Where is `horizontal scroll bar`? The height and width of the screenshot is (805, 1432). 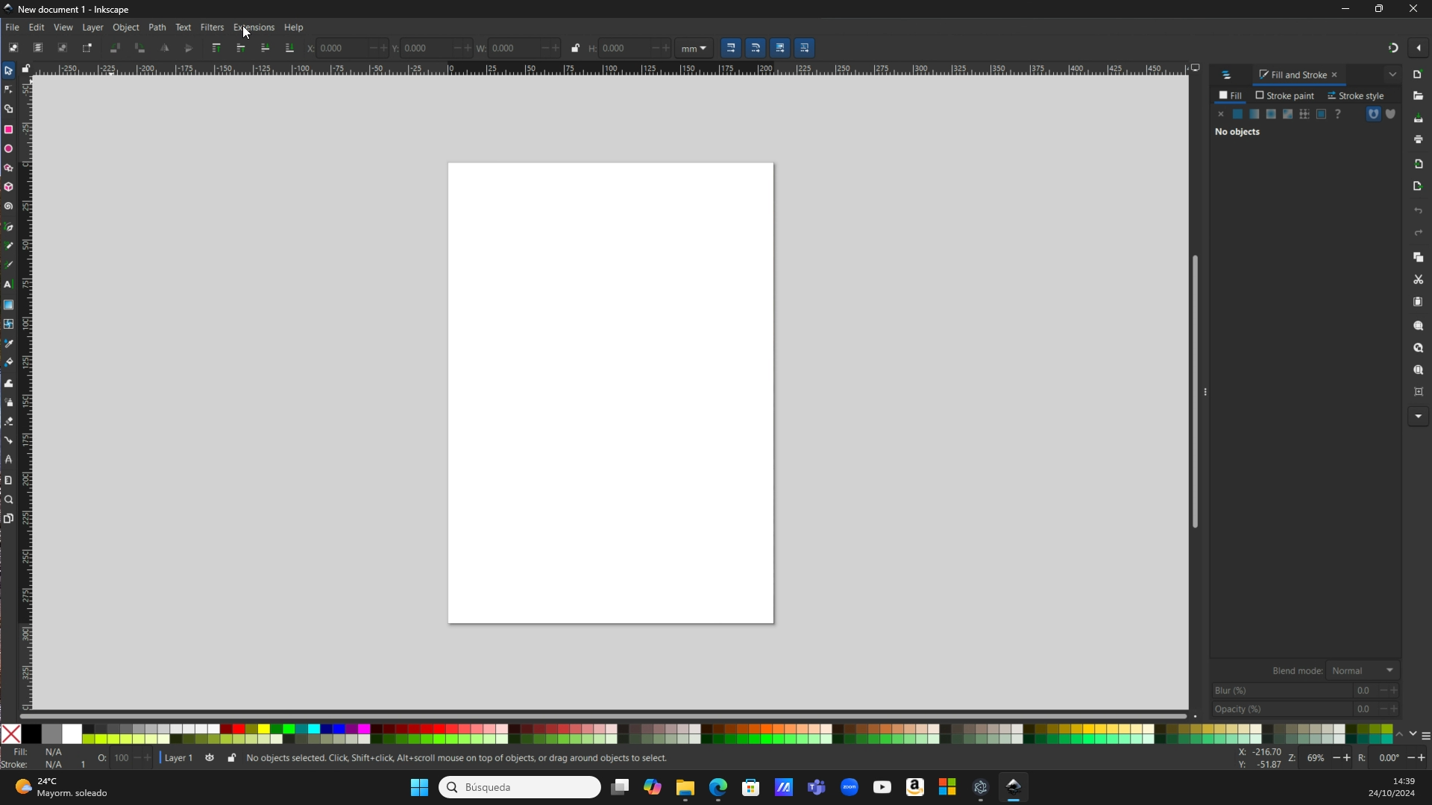
horizontal scroll bar is located at coordinates (607, 713).